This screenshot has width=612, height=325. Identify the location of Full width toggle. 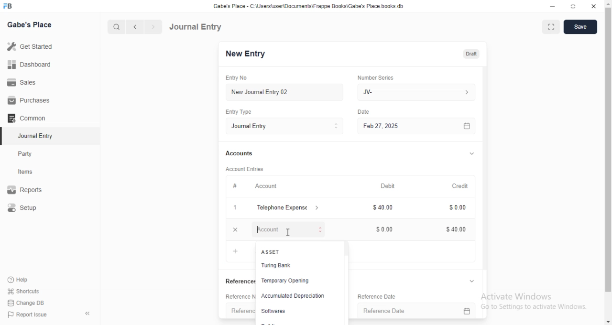
(550, 27).